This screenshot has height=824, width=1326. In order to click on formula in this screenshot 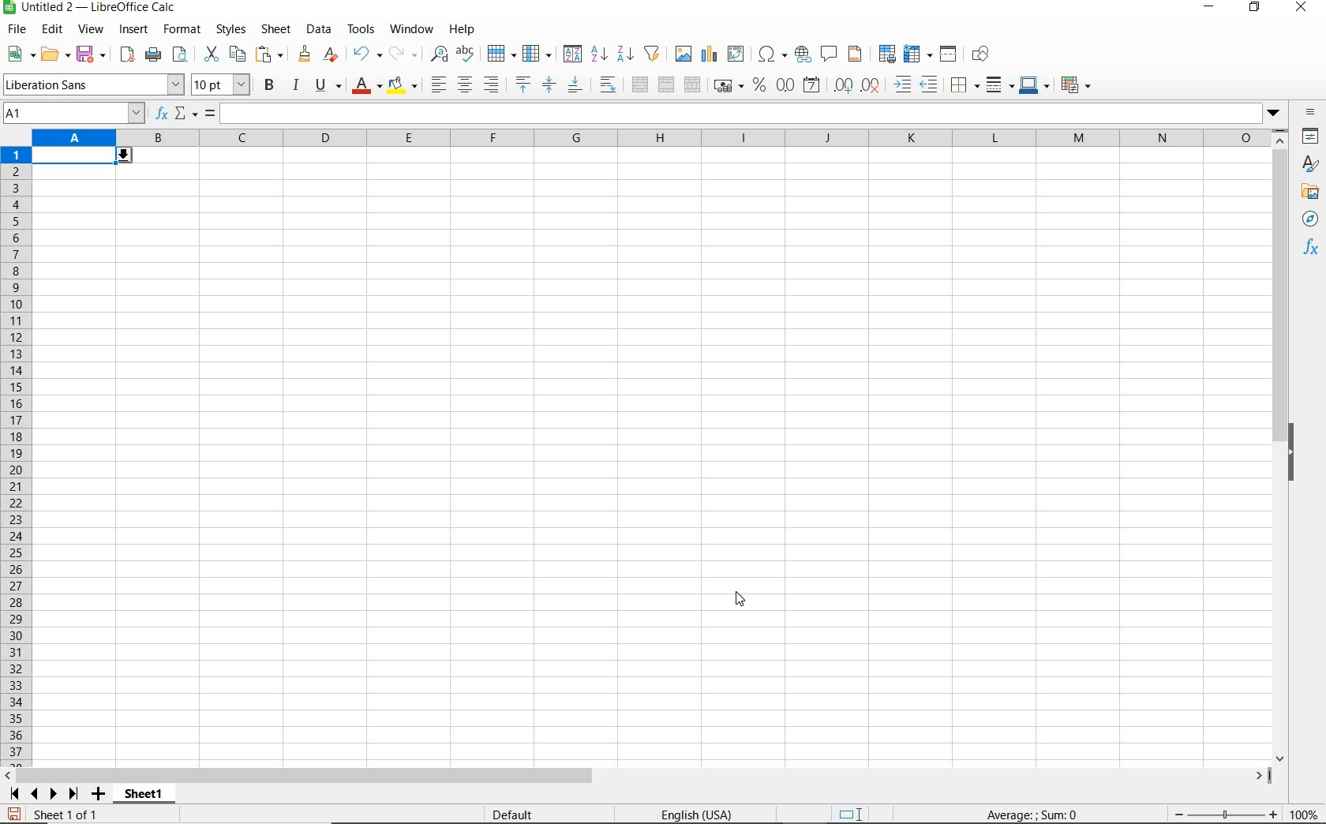, I will do `click(1033, 814)`.